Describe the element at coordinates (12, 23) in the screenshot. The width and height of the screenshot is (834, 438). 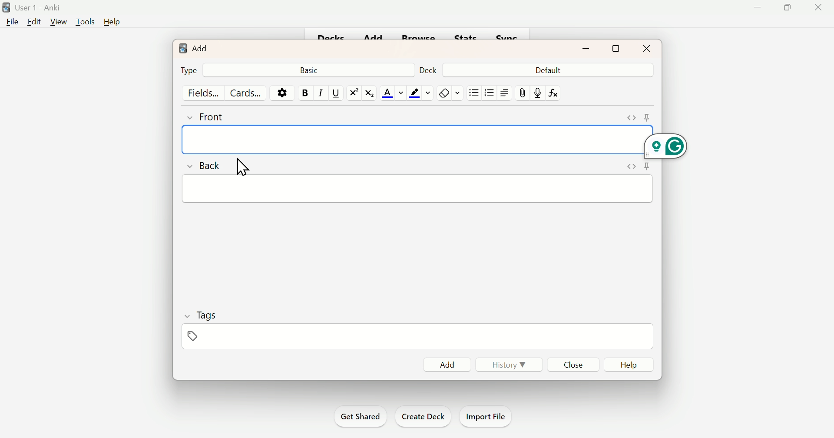
I see `File` at that location.